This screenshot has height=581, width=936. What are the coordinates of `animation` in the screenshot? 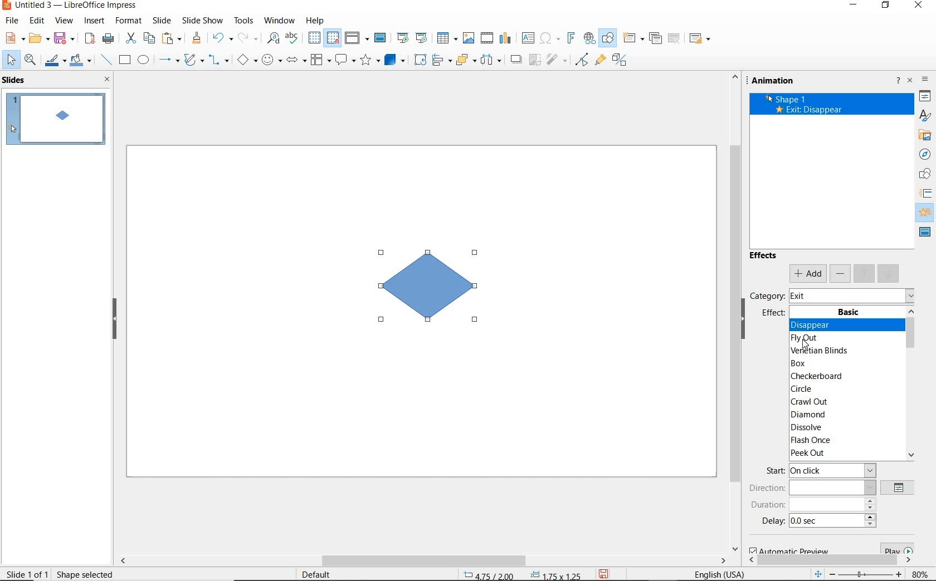 It's located at (925, 213).